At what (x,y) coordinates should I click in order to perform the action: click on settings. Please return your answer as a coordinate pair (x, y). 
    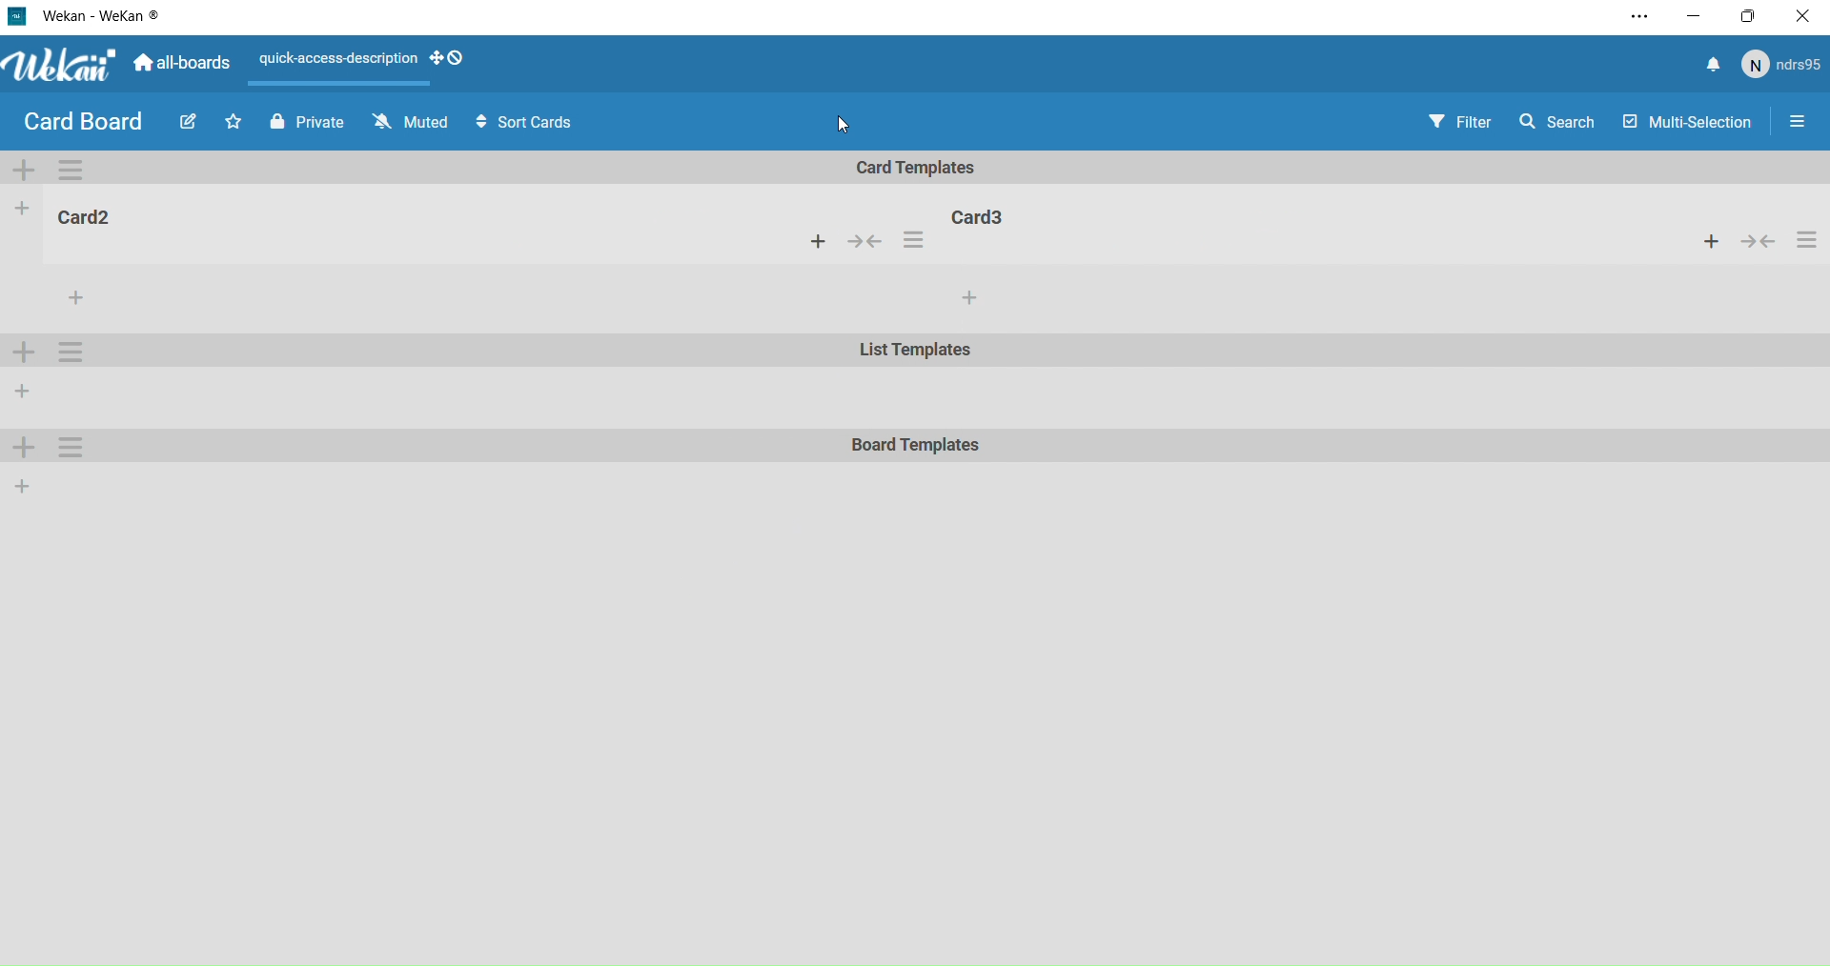
    Looking at the image, I should click on (67, 350).